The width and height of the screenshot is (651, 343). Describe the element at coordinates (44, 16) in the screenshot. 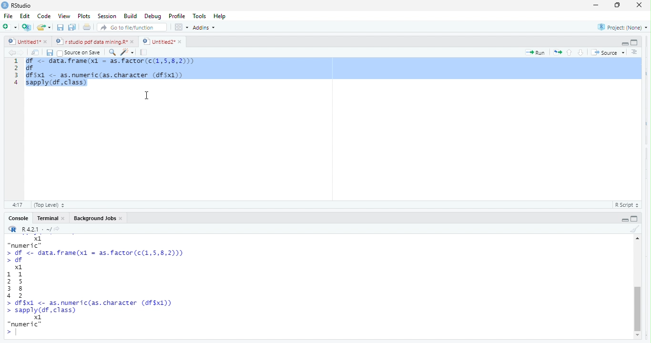

I see `Code` at that location.